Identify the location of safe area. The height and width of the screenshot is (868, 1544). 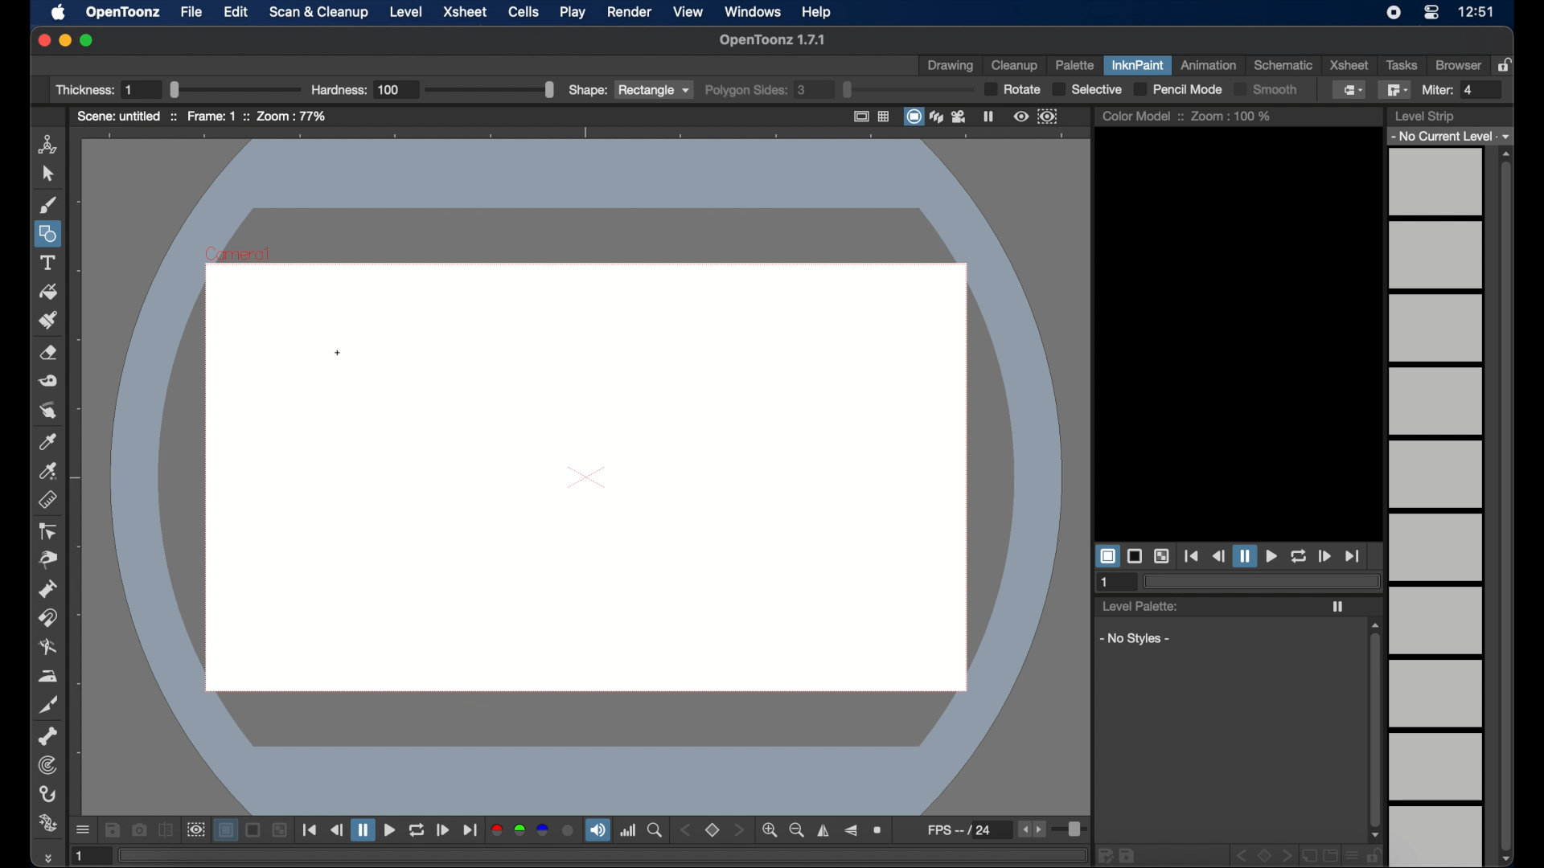
(859, 116).